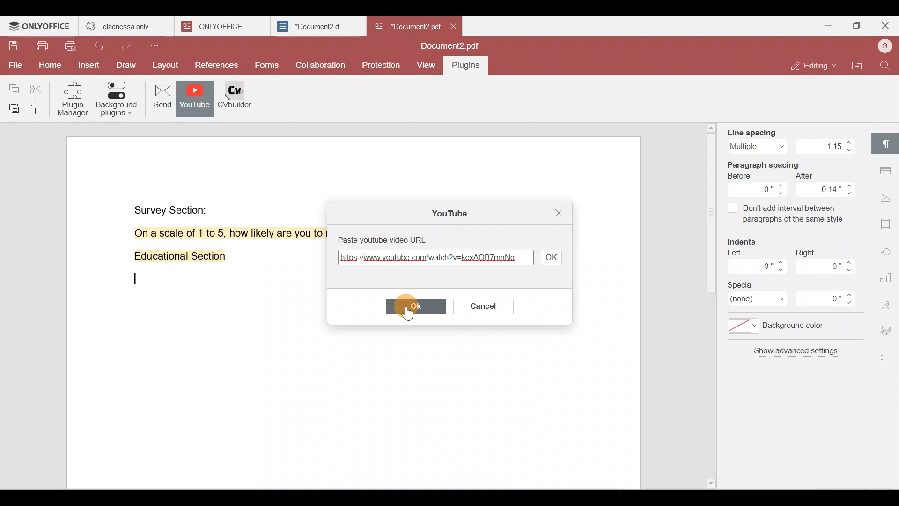  Describe the element at coordinates (165, 66) in the screenshot. I see `Layout` at that location.